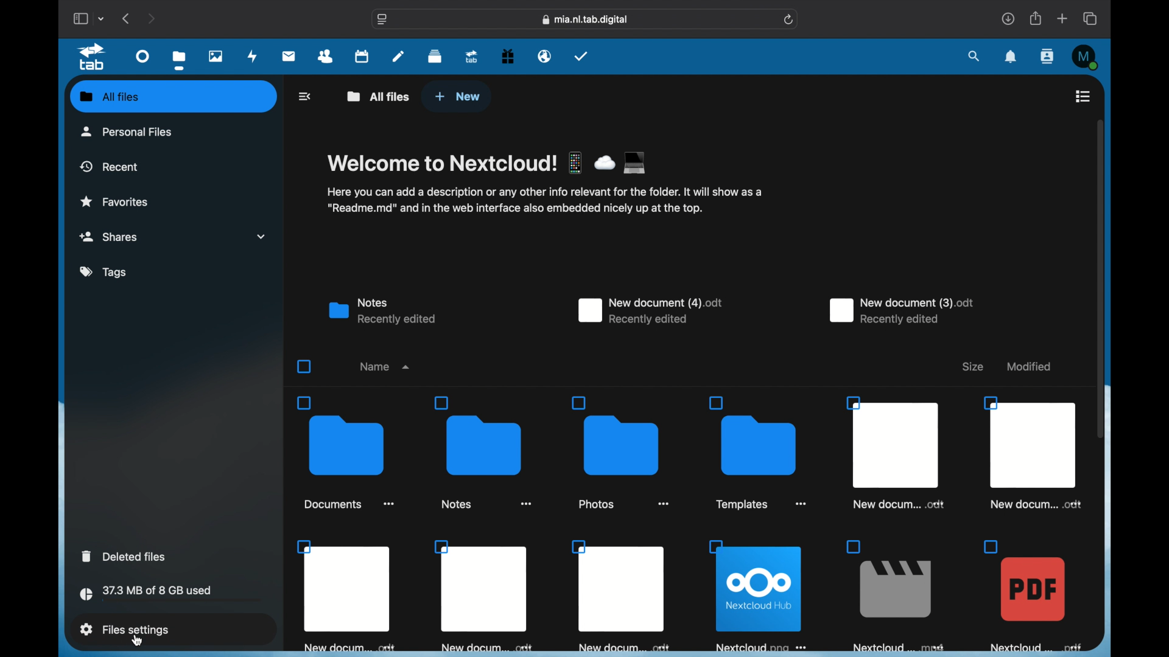 The width and height of the screenshot is (1169, 657). Describe the element at coordinates (894, 452) in the screenshot. I see `file` at that location.